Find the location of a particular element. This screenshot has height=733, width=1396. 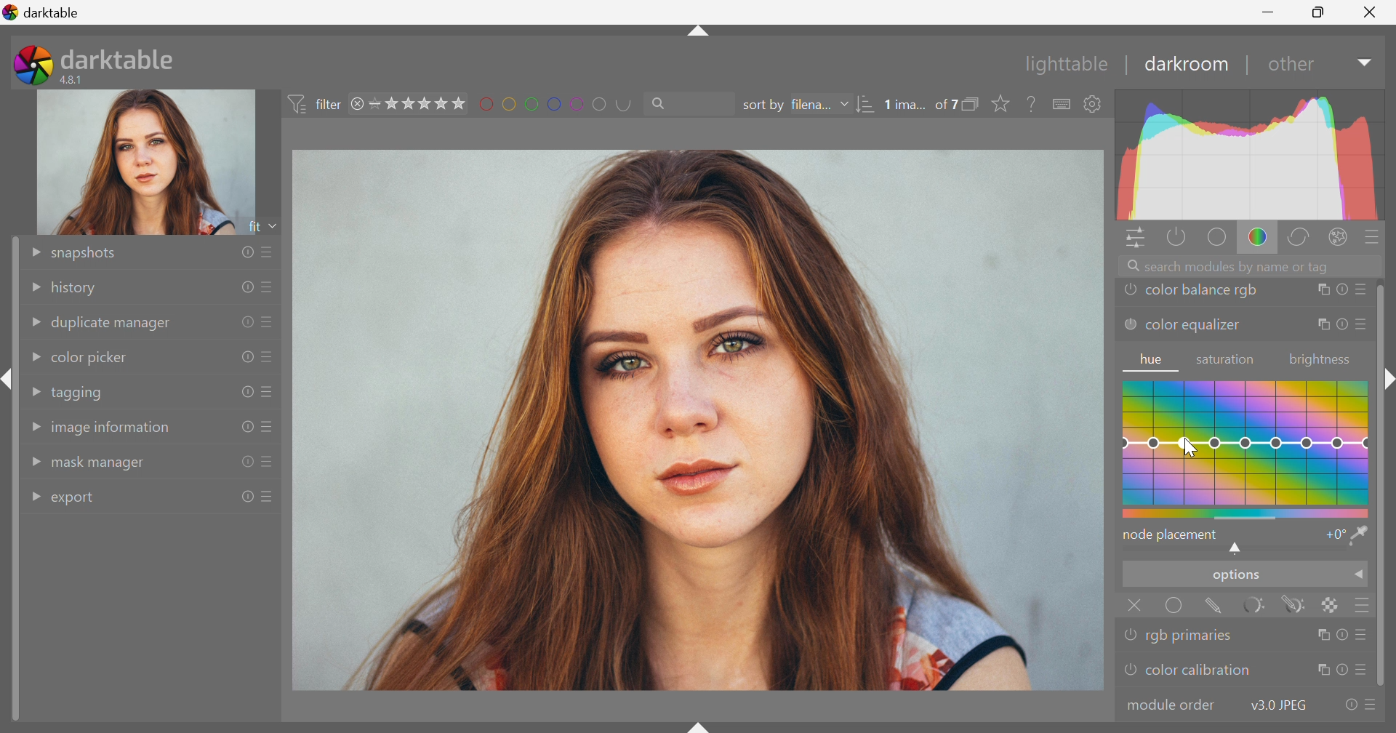

Restore Down is located at coordinates (1320, 14).